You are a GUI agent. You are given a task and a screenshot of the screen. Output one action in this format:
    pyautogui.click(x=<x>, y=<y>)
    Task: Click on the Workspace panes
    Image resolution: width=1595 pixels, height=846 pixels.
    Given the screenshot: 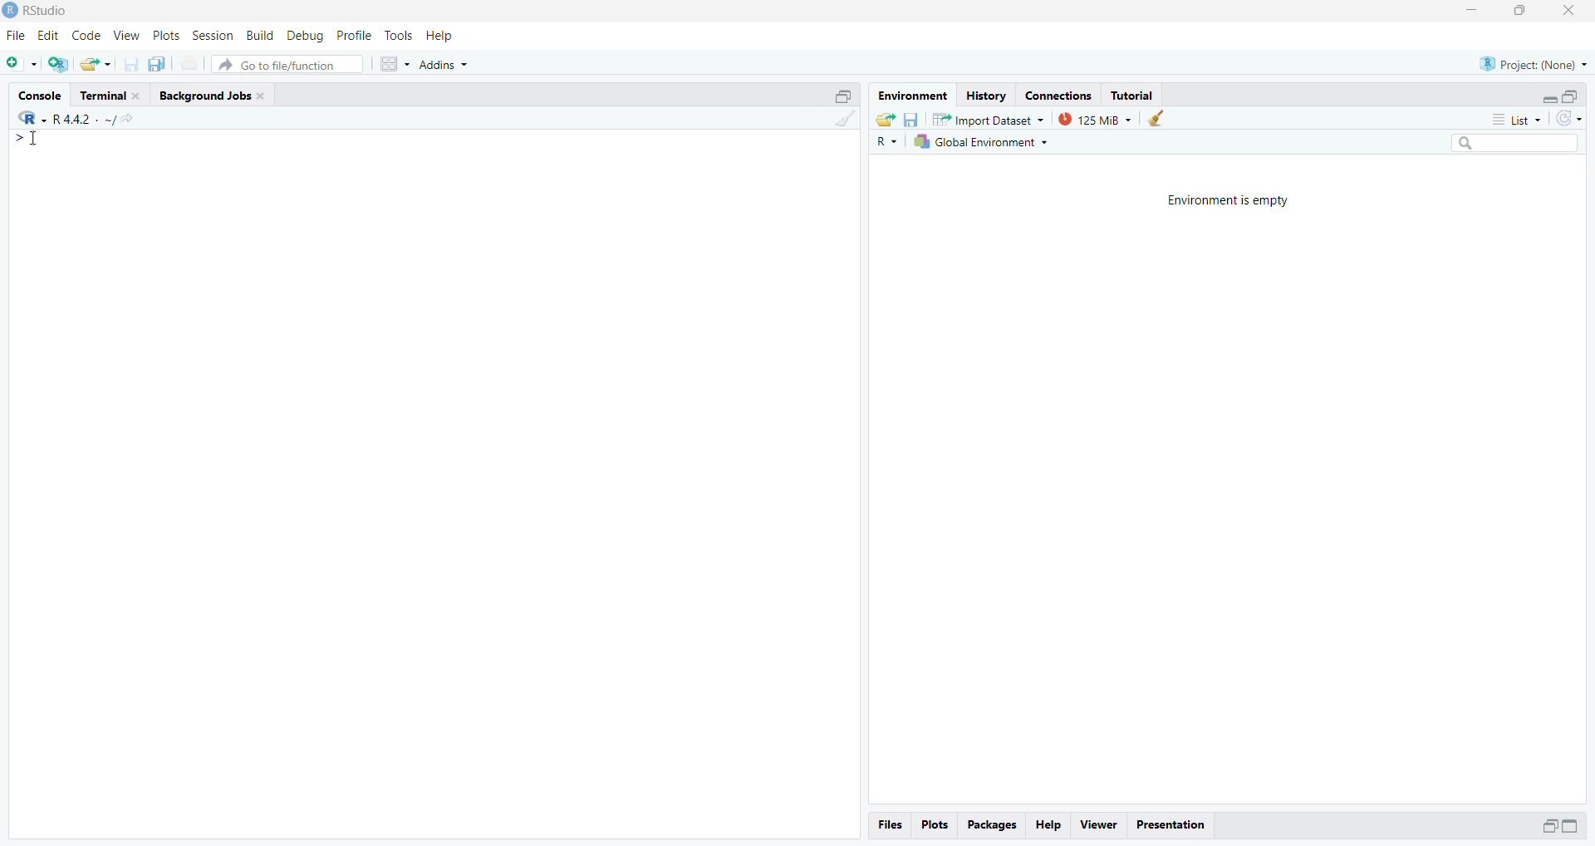 What is the action you would take?
    pyautogui.click(x=395, y=65)
    